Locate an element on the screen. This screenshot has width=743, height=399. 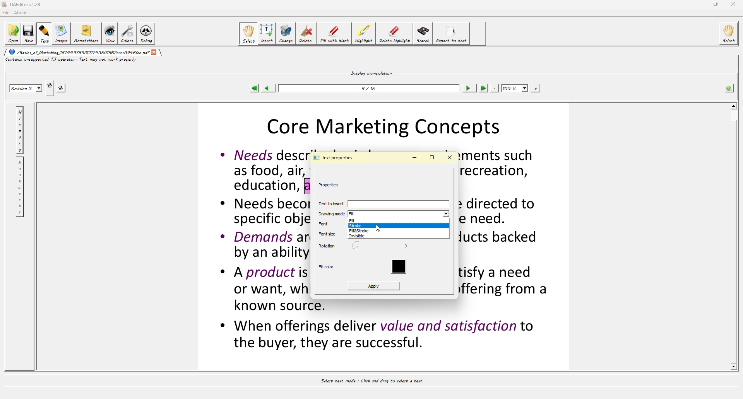
save is located at coordinates (28, 34).